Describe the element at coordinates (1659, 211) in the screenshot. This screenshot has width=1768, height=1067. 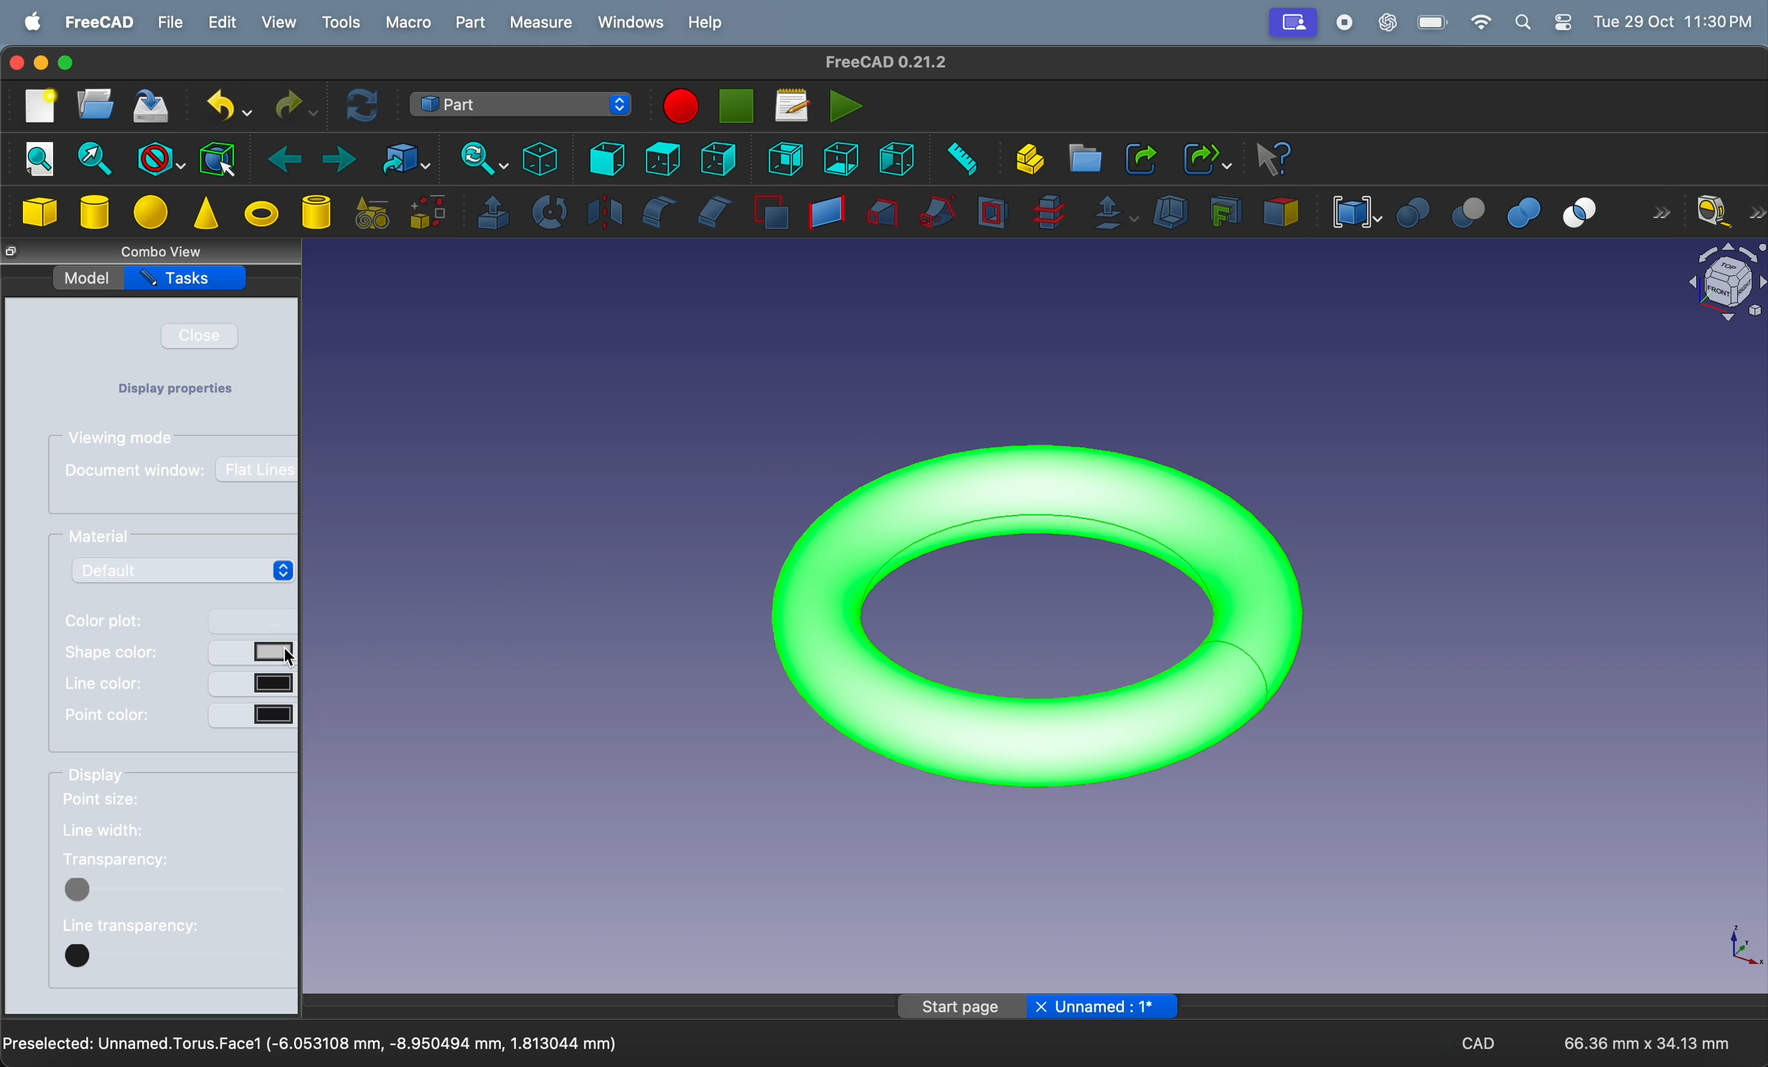
I see `forward` at that location.